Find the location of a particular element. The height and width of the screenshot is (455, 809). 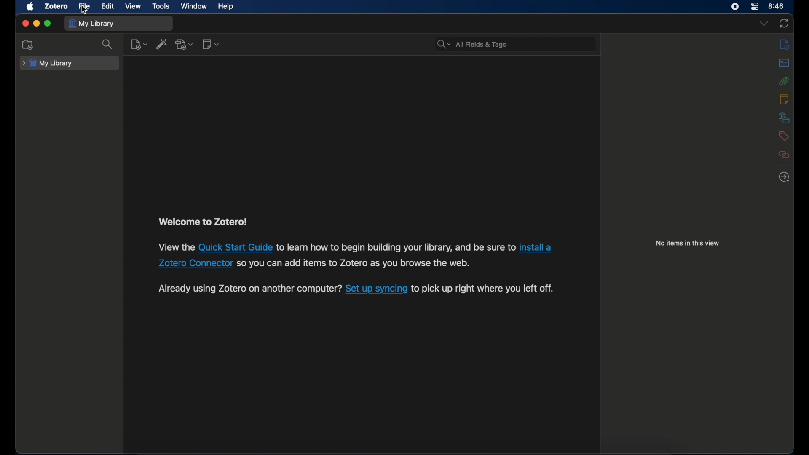

file is located at coordinates (84, 7).